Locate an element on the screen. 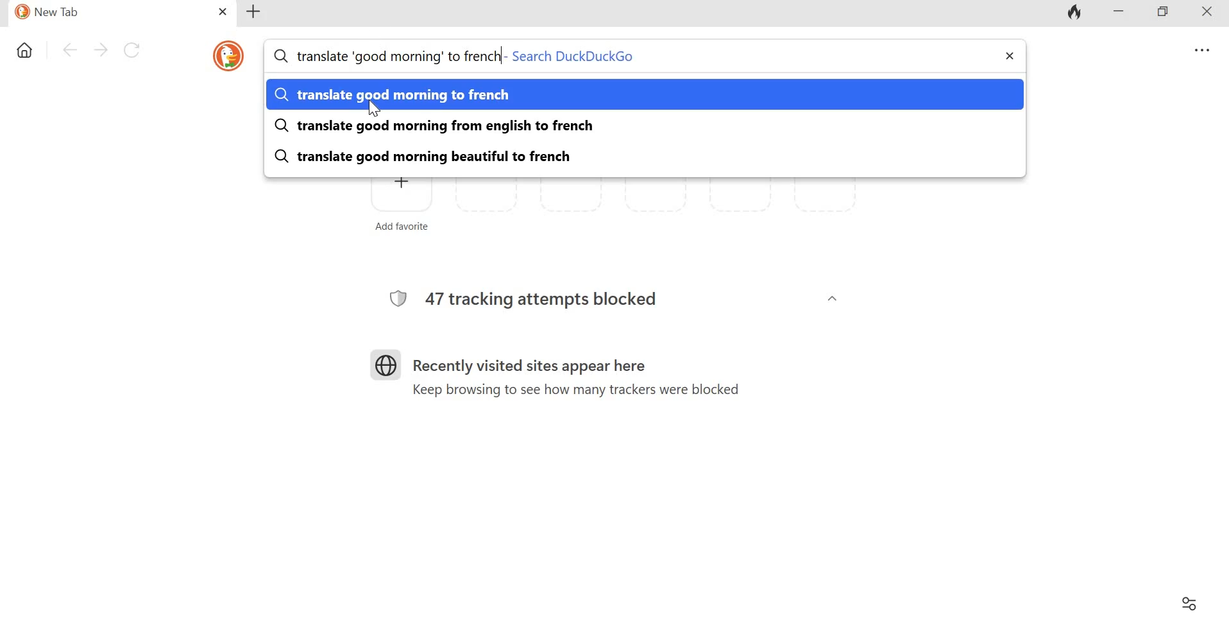  icon is located at coordinates (227, 56).